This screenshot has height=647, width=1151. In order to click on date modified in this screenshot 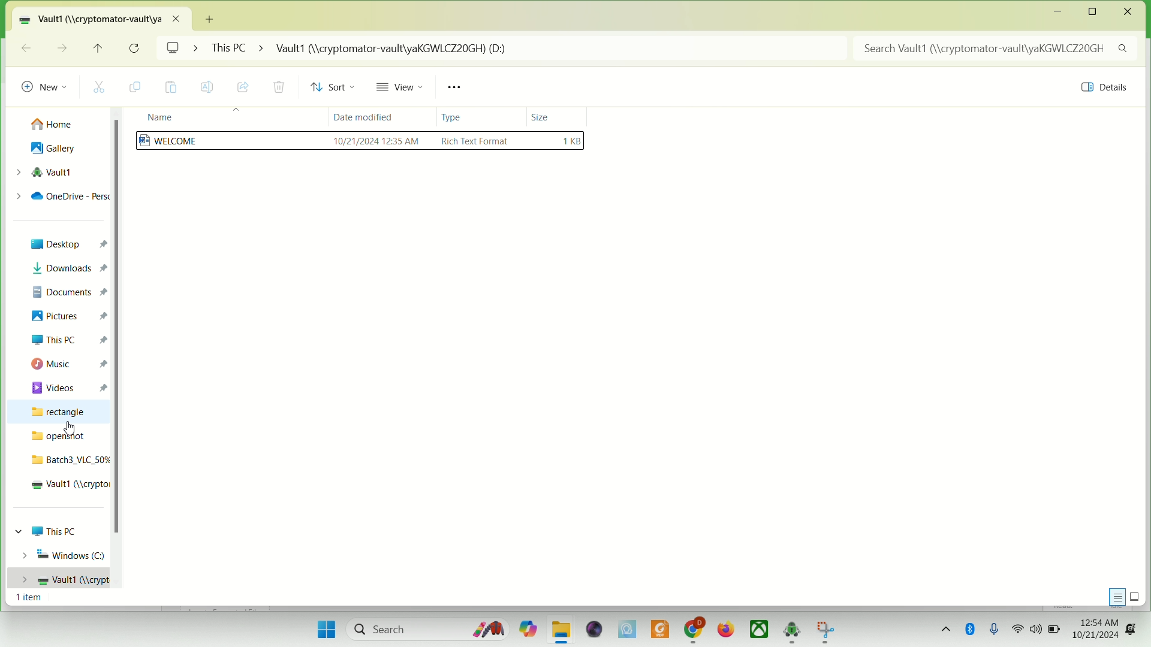, I will do `click(361, 119)`.